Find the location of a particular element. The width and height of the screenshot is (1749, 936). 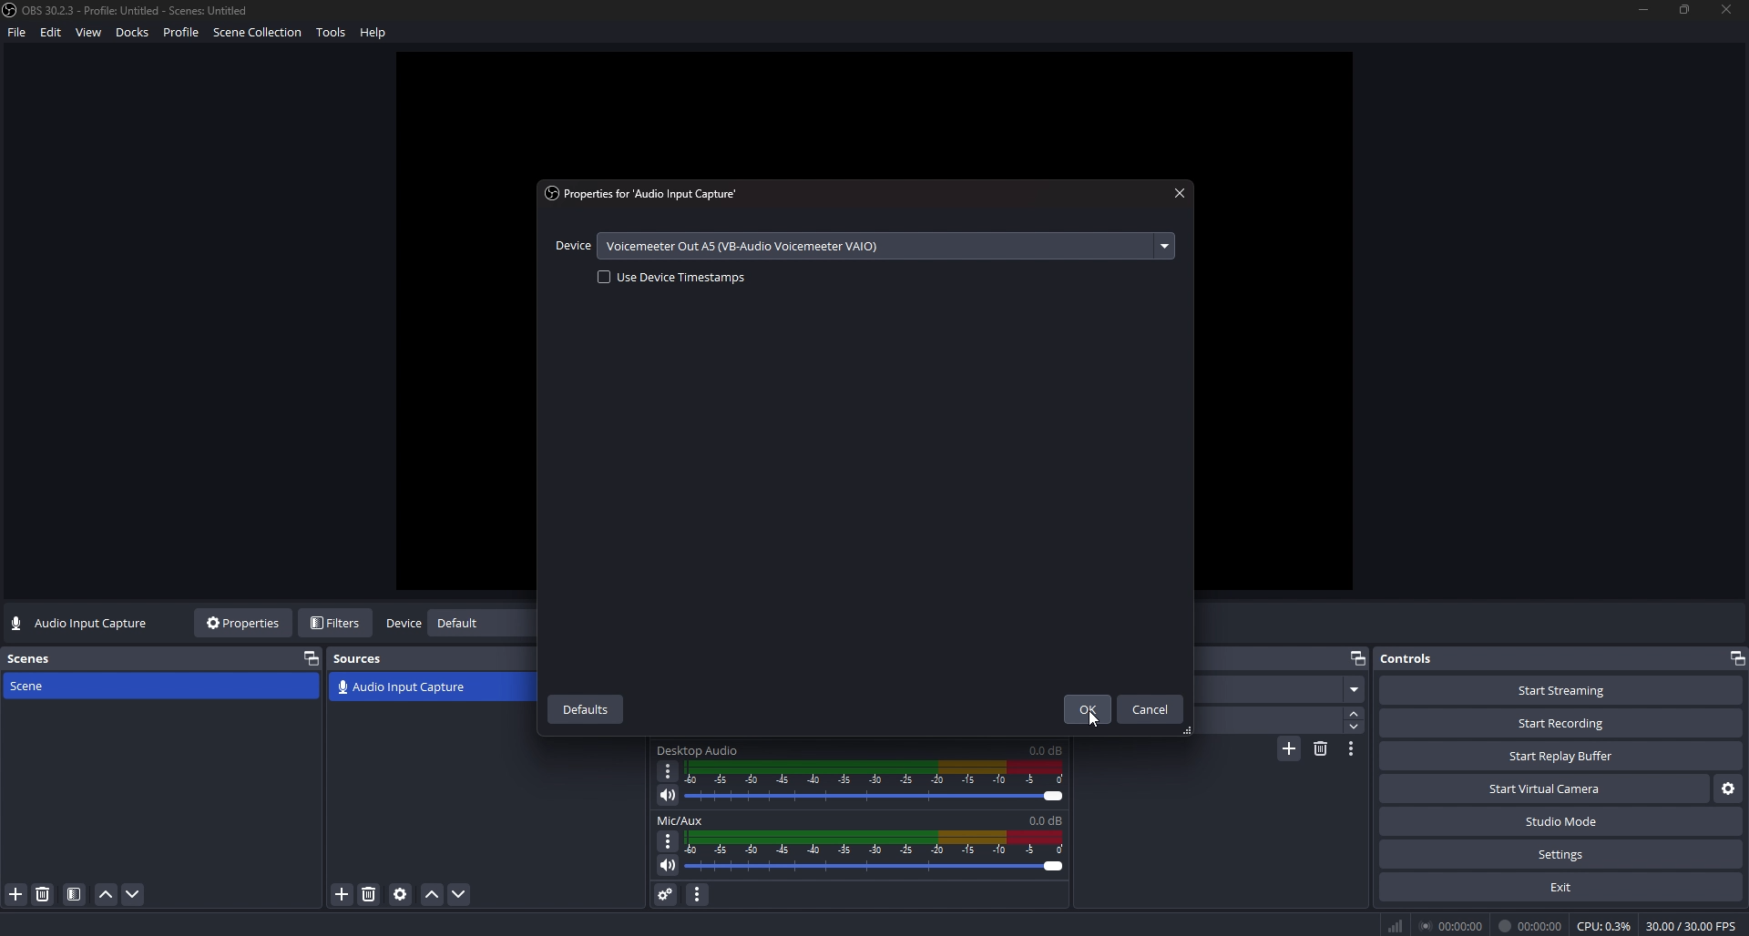

source properties is located at coordinates (400, 894).